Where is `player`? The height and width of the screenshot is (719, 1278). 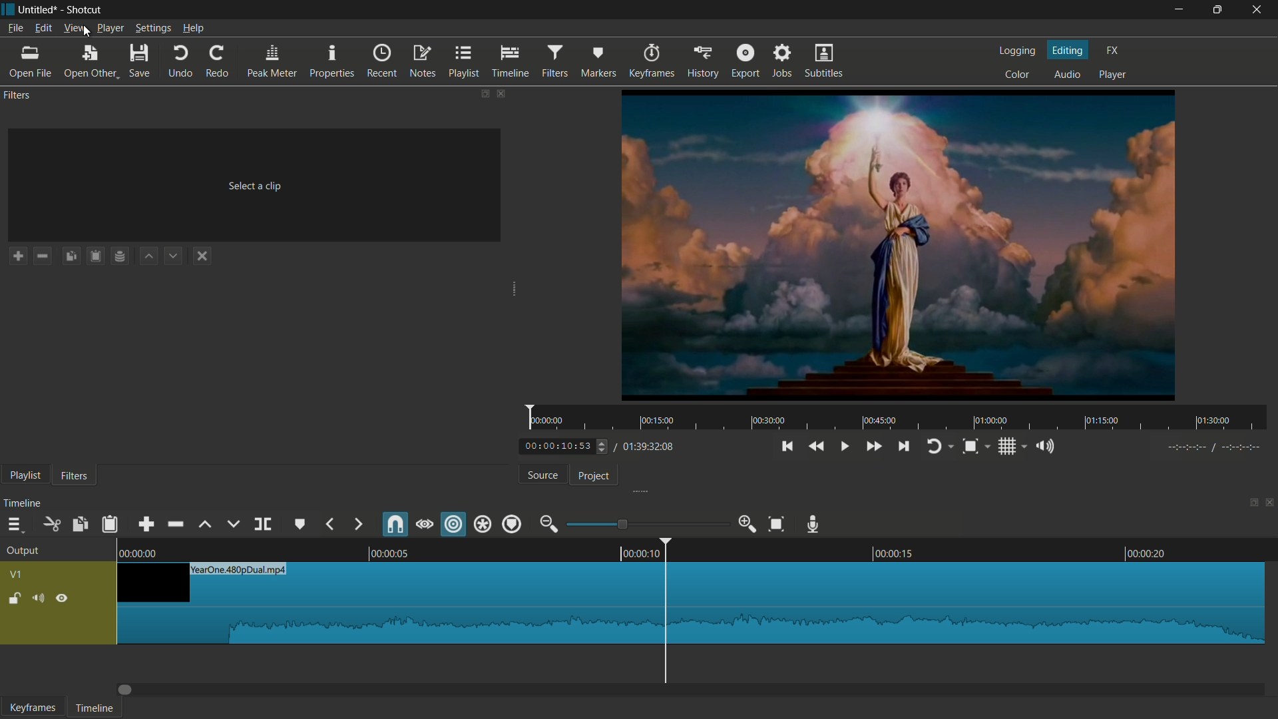
player is located at coordinates (1112, 74).